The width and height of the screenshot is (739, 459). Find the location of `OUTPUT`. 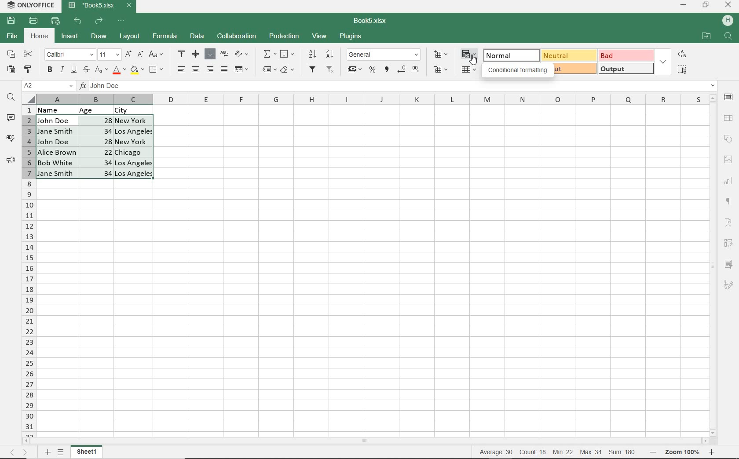

OUTPUT is located at coordinates (626, 68).